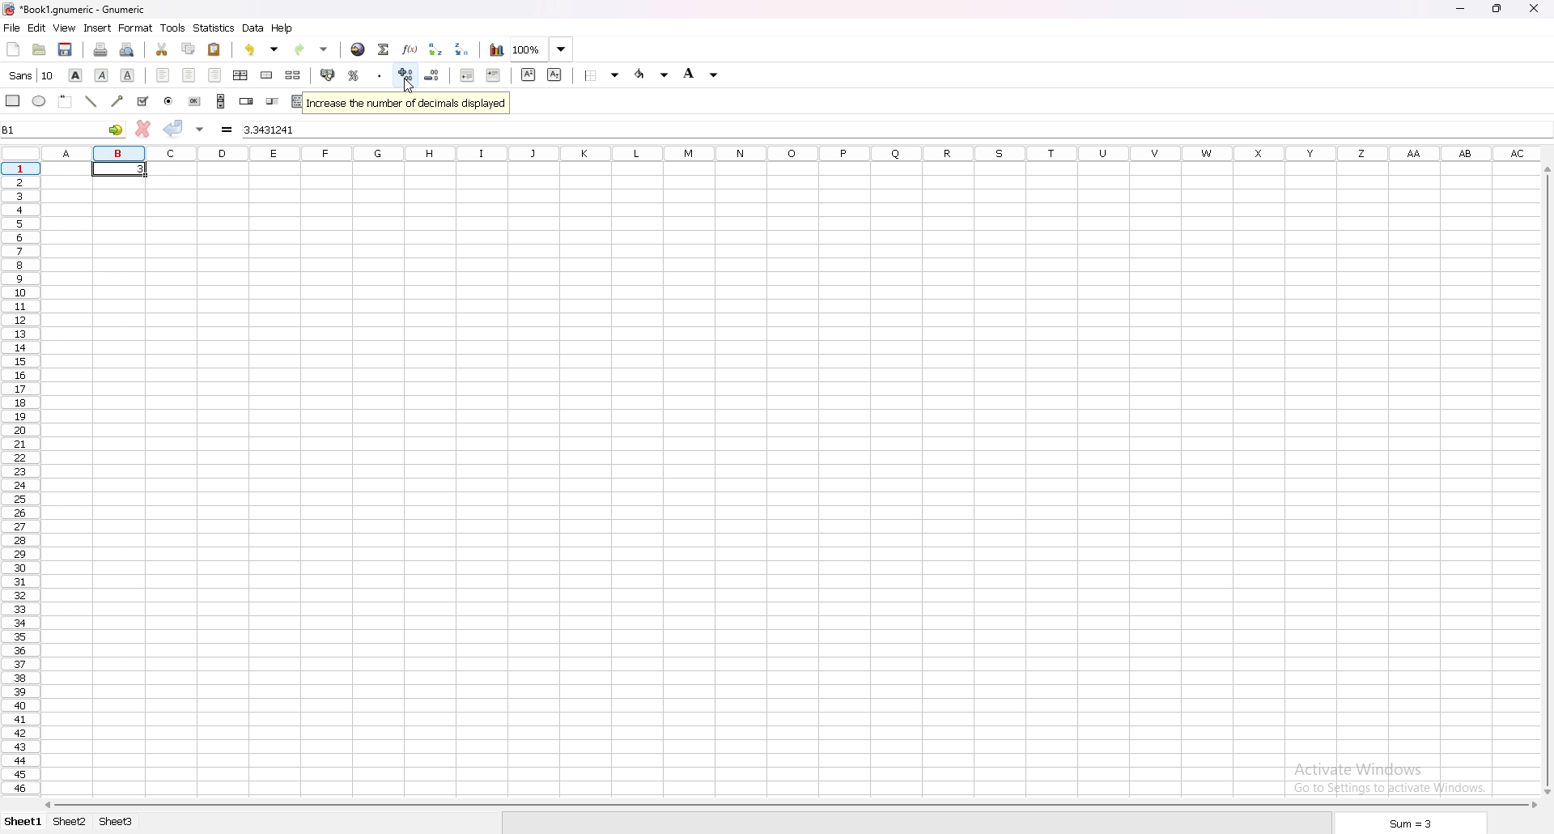 The image size is (1554, 834). I want to click on thousand separator, so click(378, 74).